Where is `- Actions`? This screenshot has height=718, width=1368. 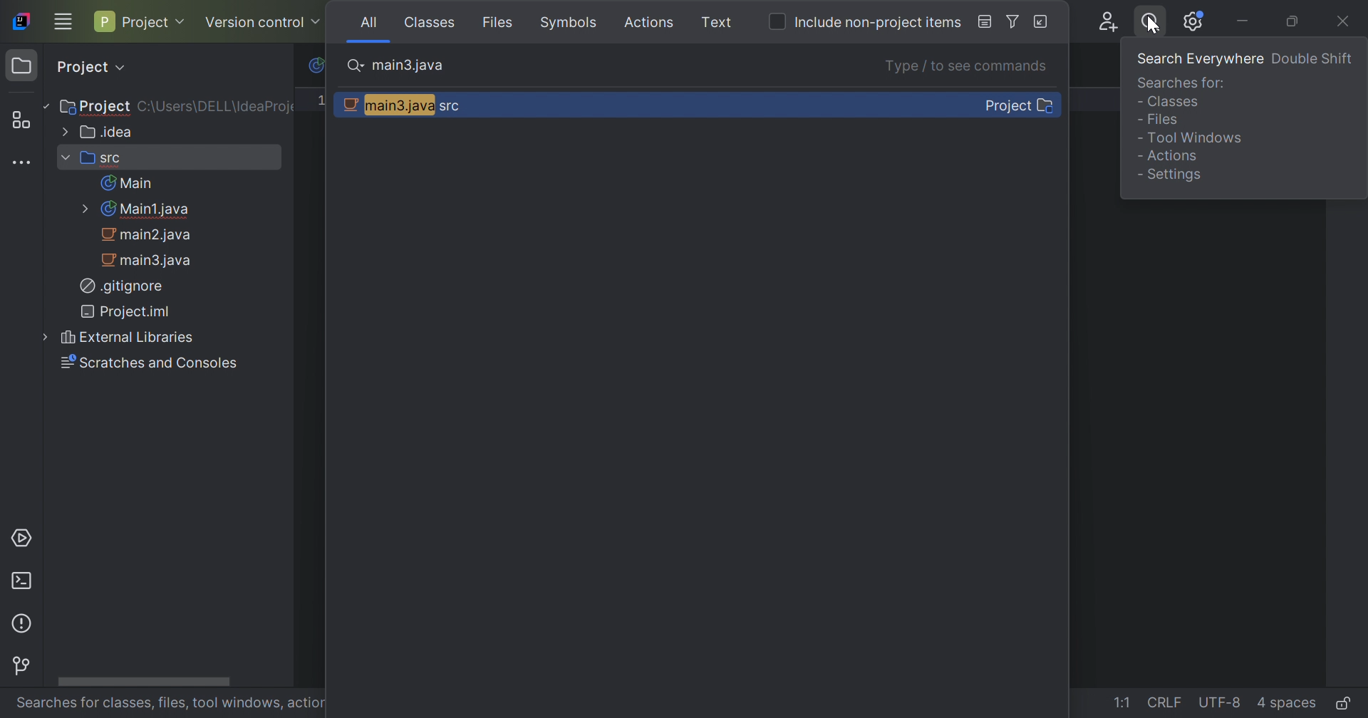
- Actions is located at coordinates (1167, 155).